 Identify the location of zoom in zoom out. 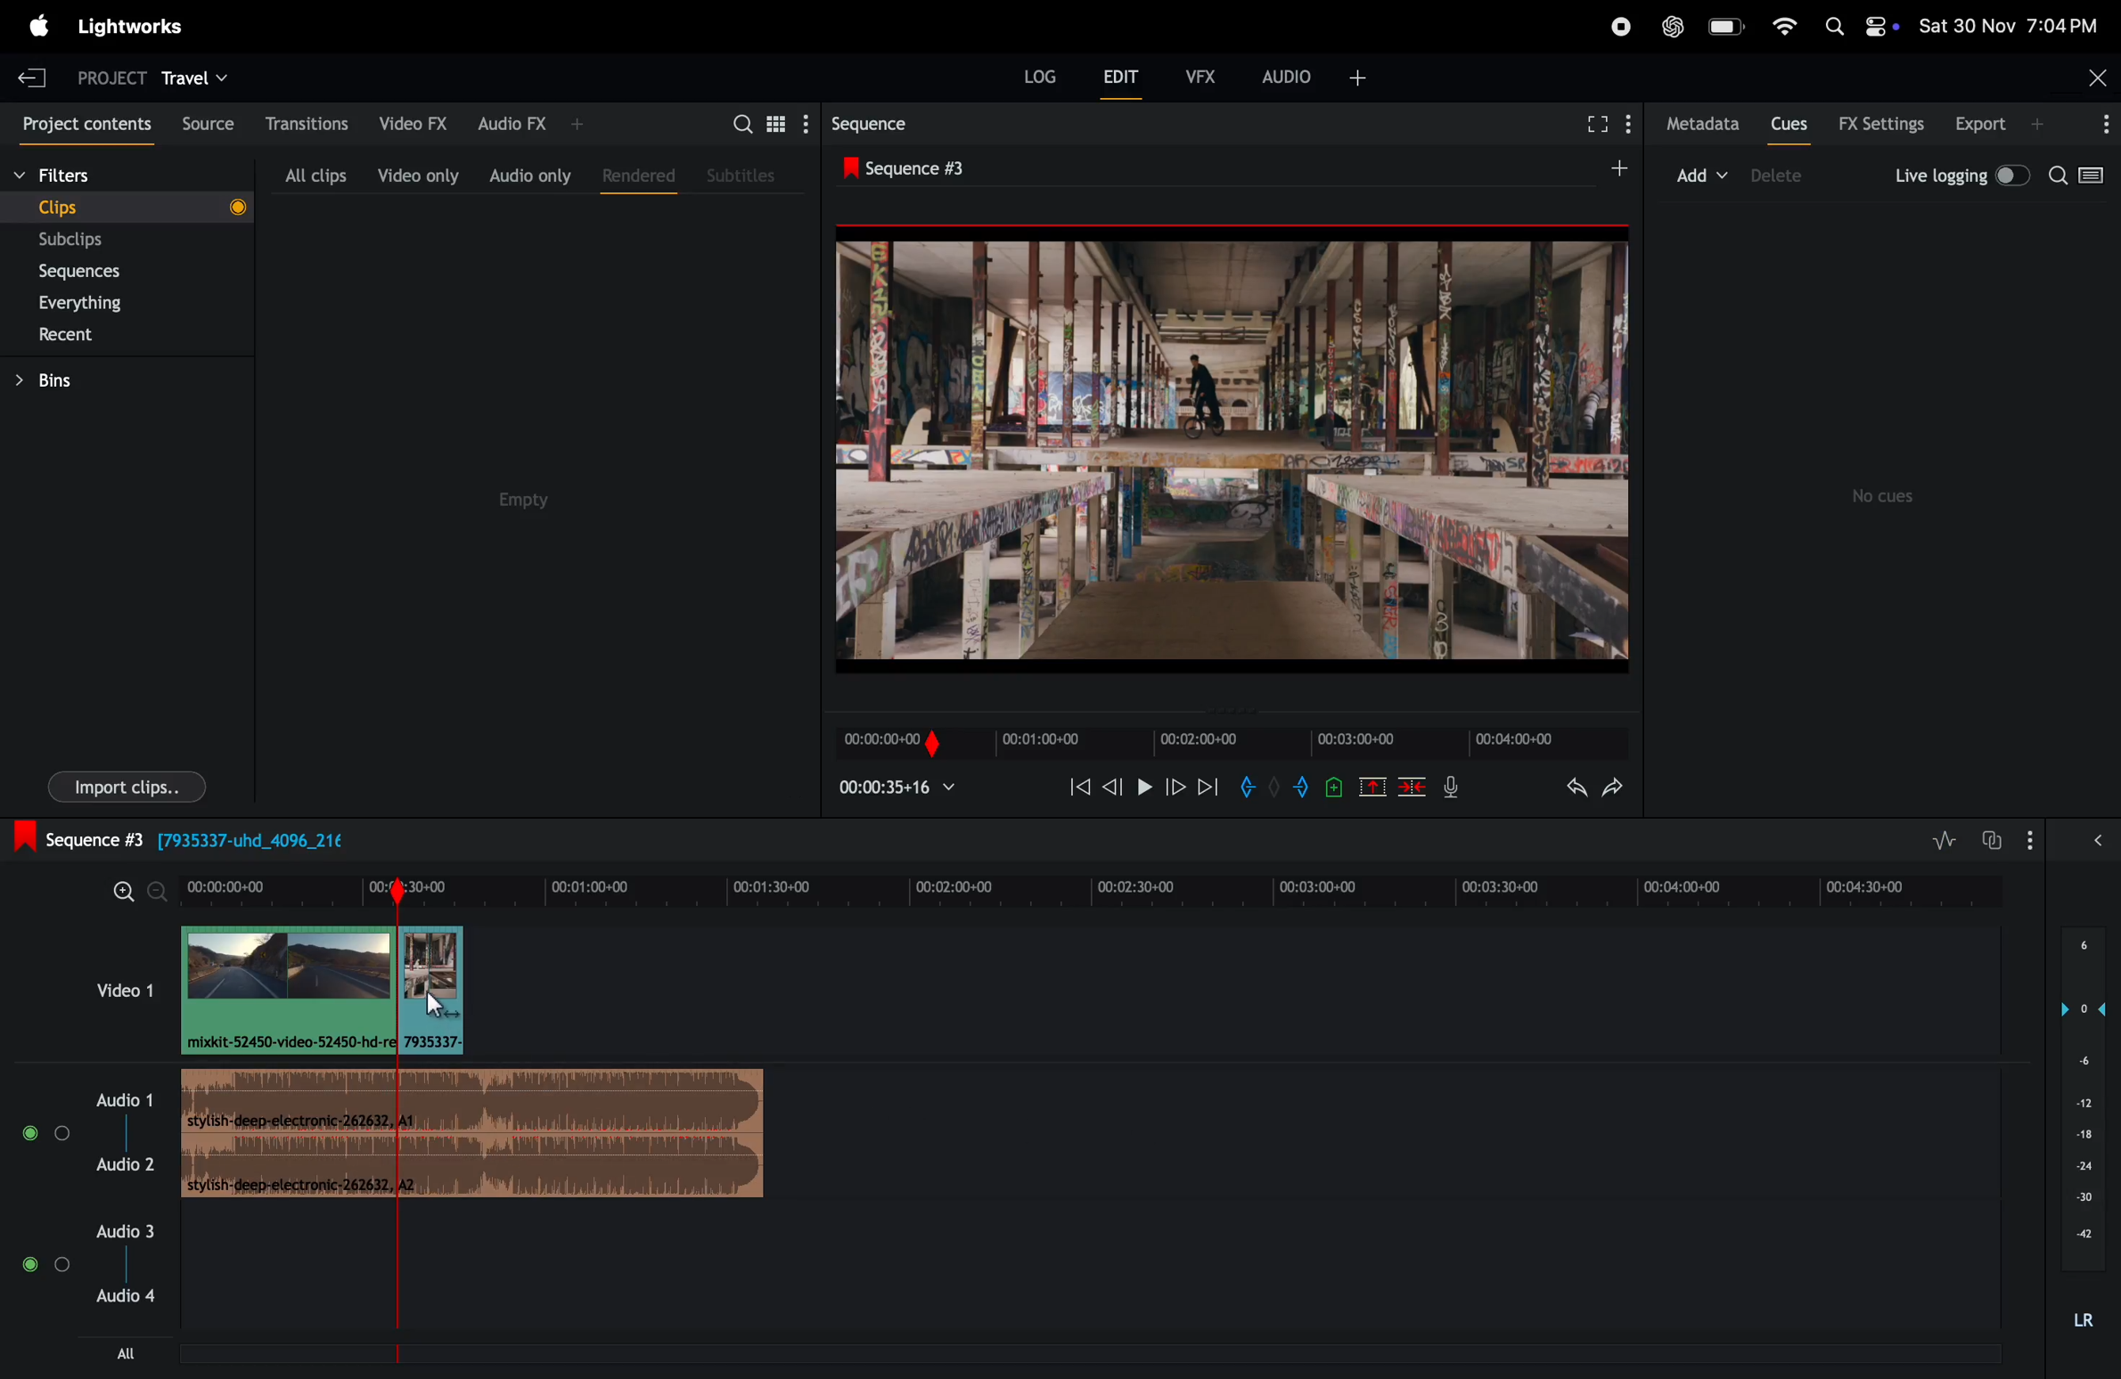
(132, 892).